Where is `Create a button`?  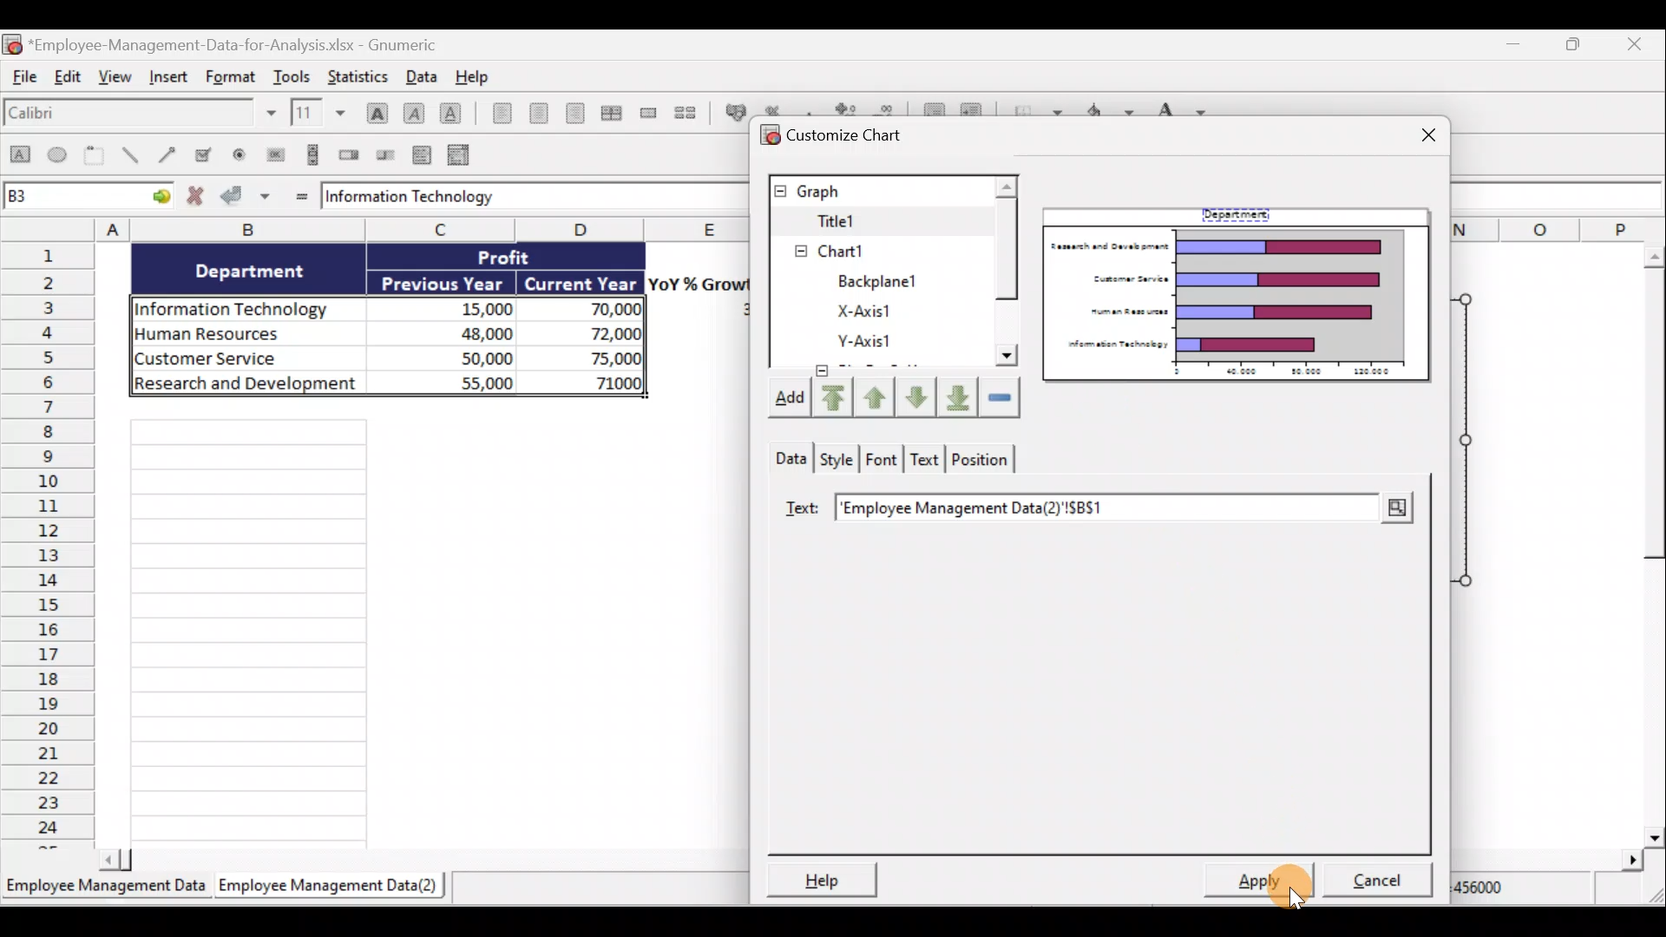
Create a button is located at coordinates (275, 153).